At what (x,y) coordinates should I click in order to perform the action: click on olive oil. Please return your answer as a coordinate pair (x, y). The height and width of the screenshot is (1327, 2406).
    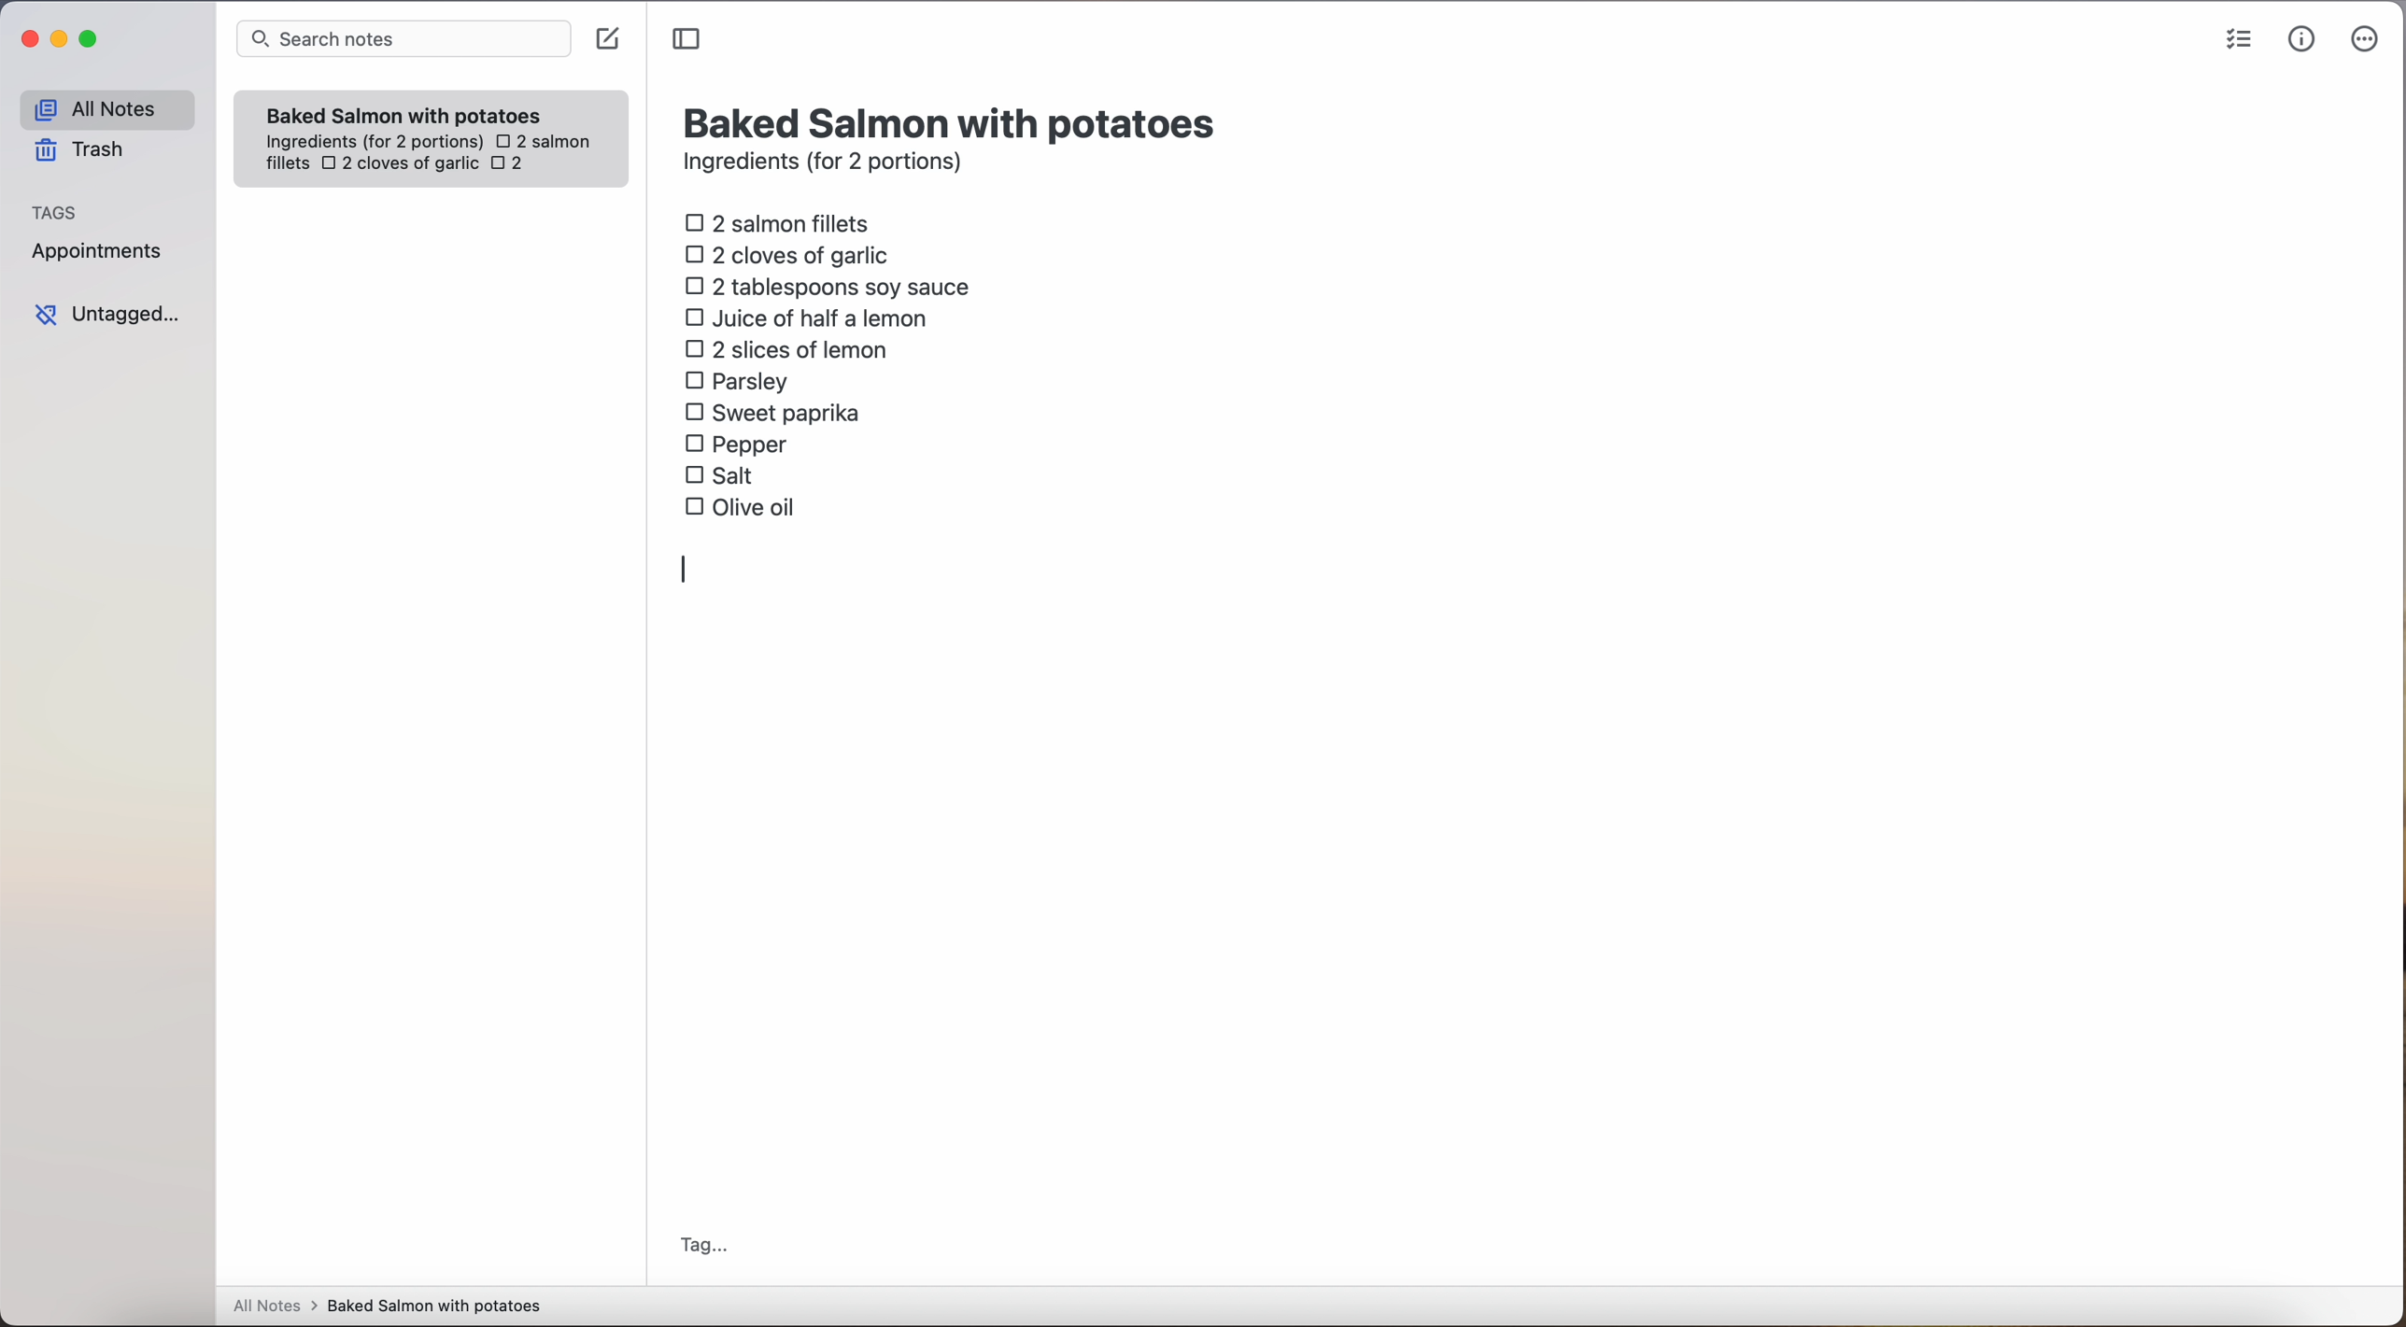
    Looking at the image, I should click on (743, 504).